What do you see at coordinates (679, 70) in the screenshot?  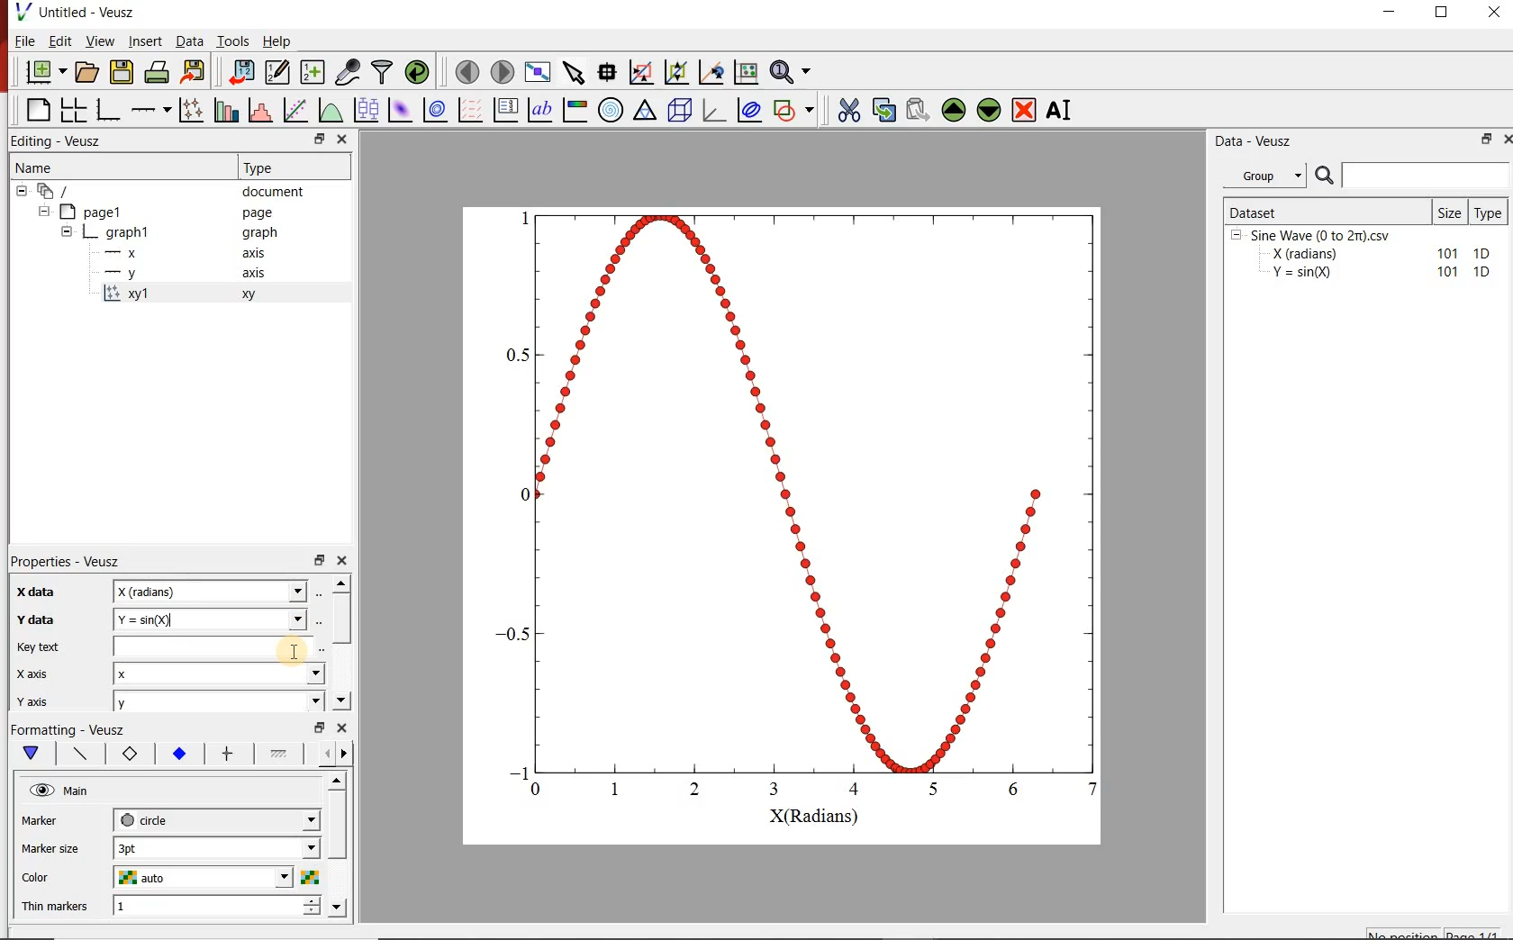 I see `click to zoom out` at bounding box center [679, 70].